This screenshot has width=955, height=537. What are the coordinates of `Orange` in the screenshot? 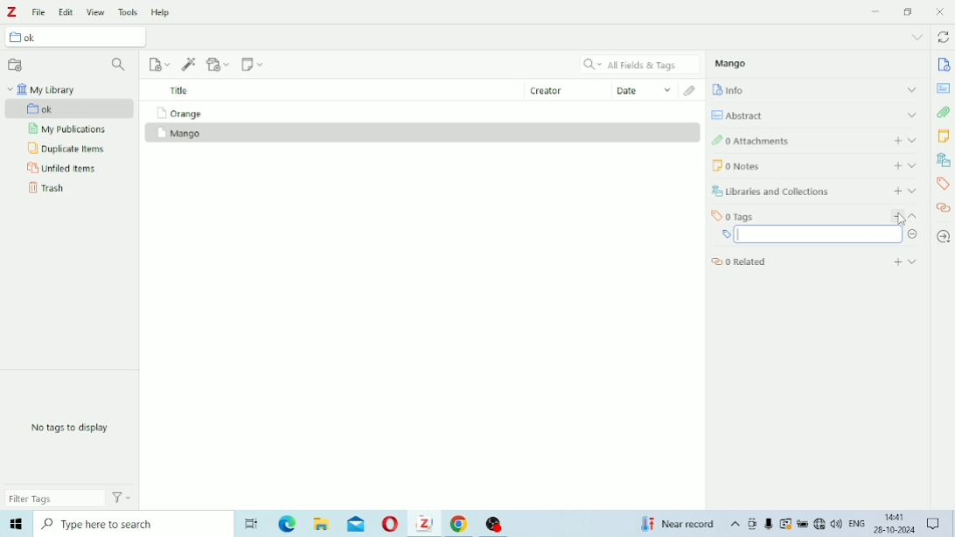 It's located at (178, 113).